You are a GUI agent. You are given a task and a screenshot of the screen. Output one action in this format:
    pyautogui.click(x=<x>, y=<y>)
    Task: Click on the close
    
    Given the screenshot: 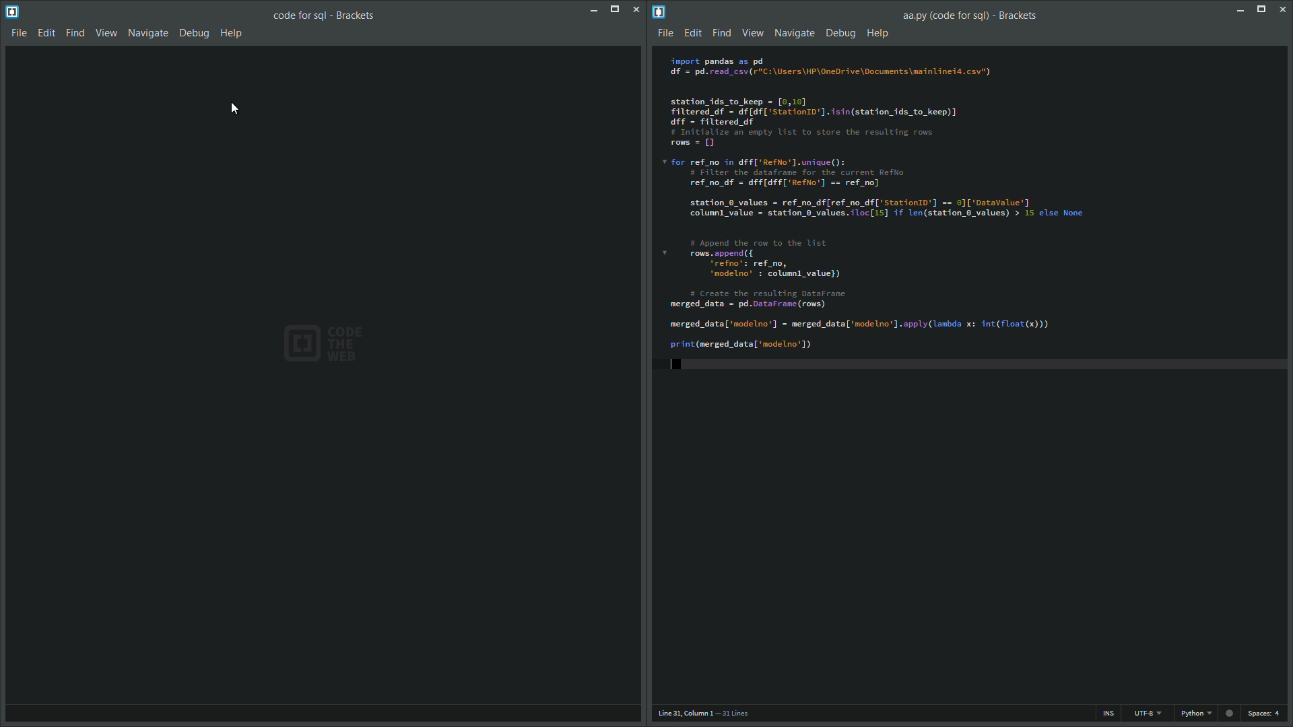 What is the action you would take?
    pyautogui.click(x=634, y=8)
    